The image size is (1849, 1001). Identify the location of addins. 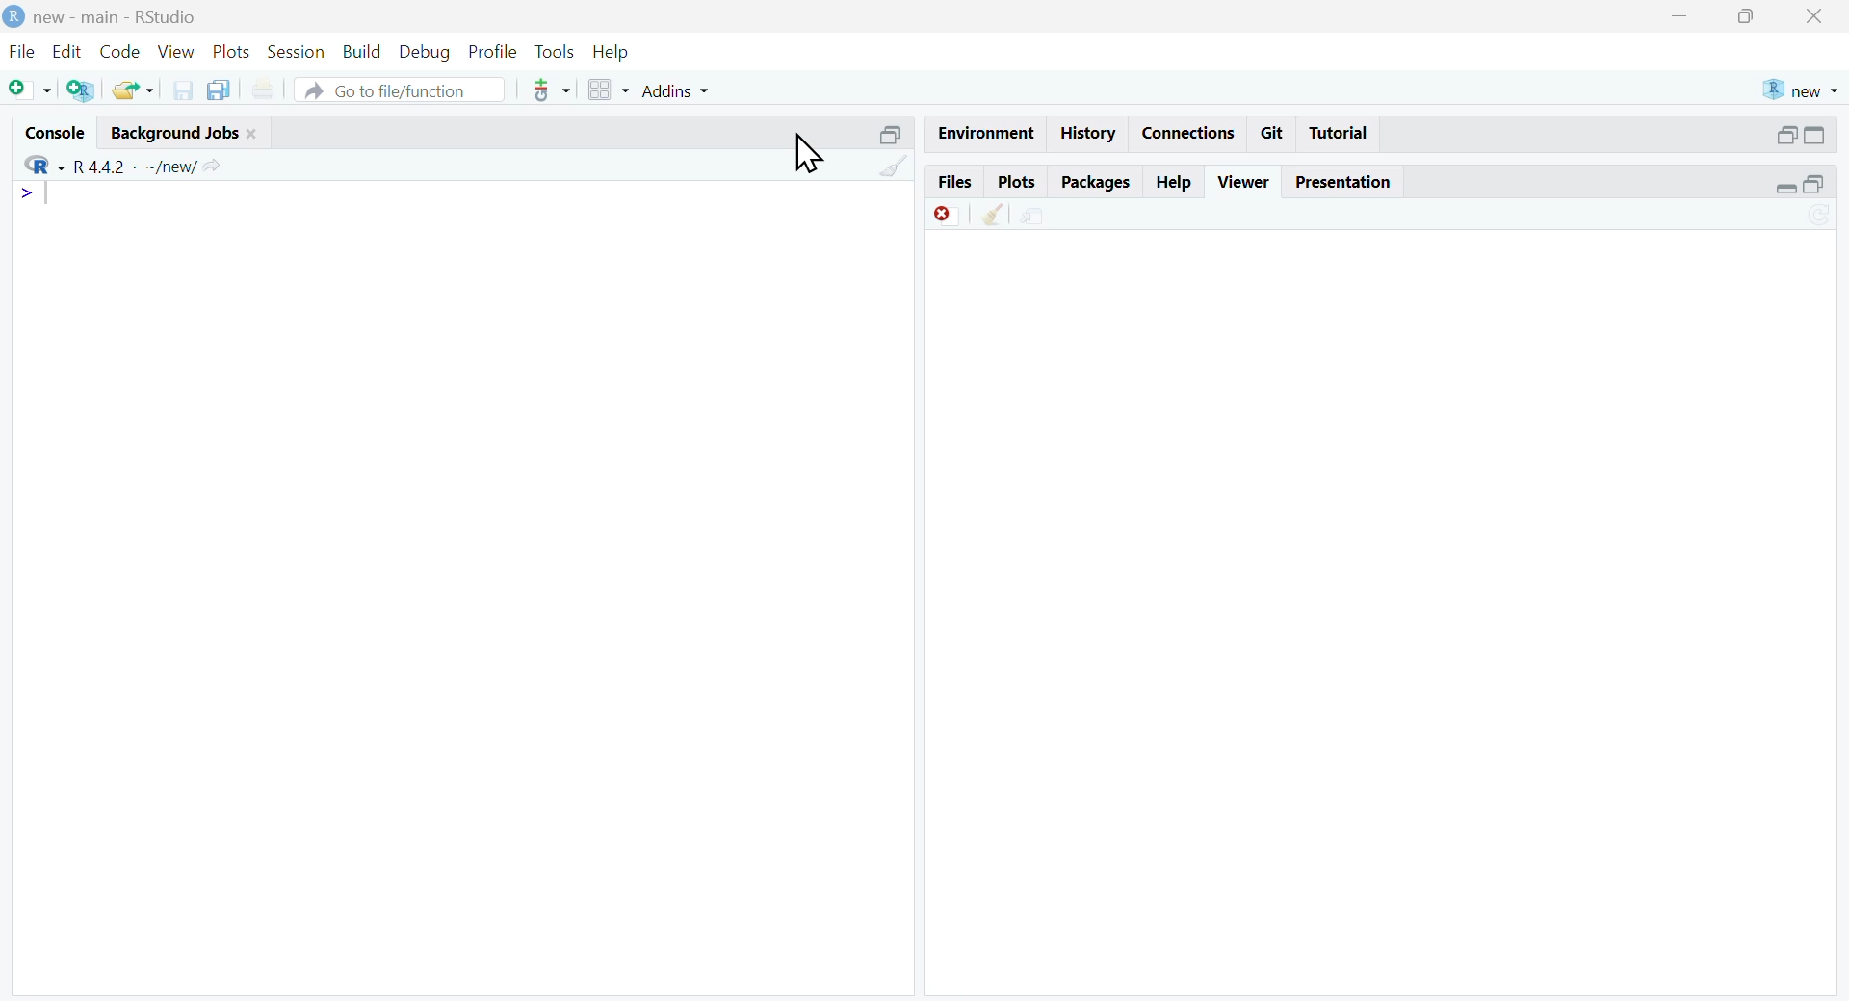
(679, 90).